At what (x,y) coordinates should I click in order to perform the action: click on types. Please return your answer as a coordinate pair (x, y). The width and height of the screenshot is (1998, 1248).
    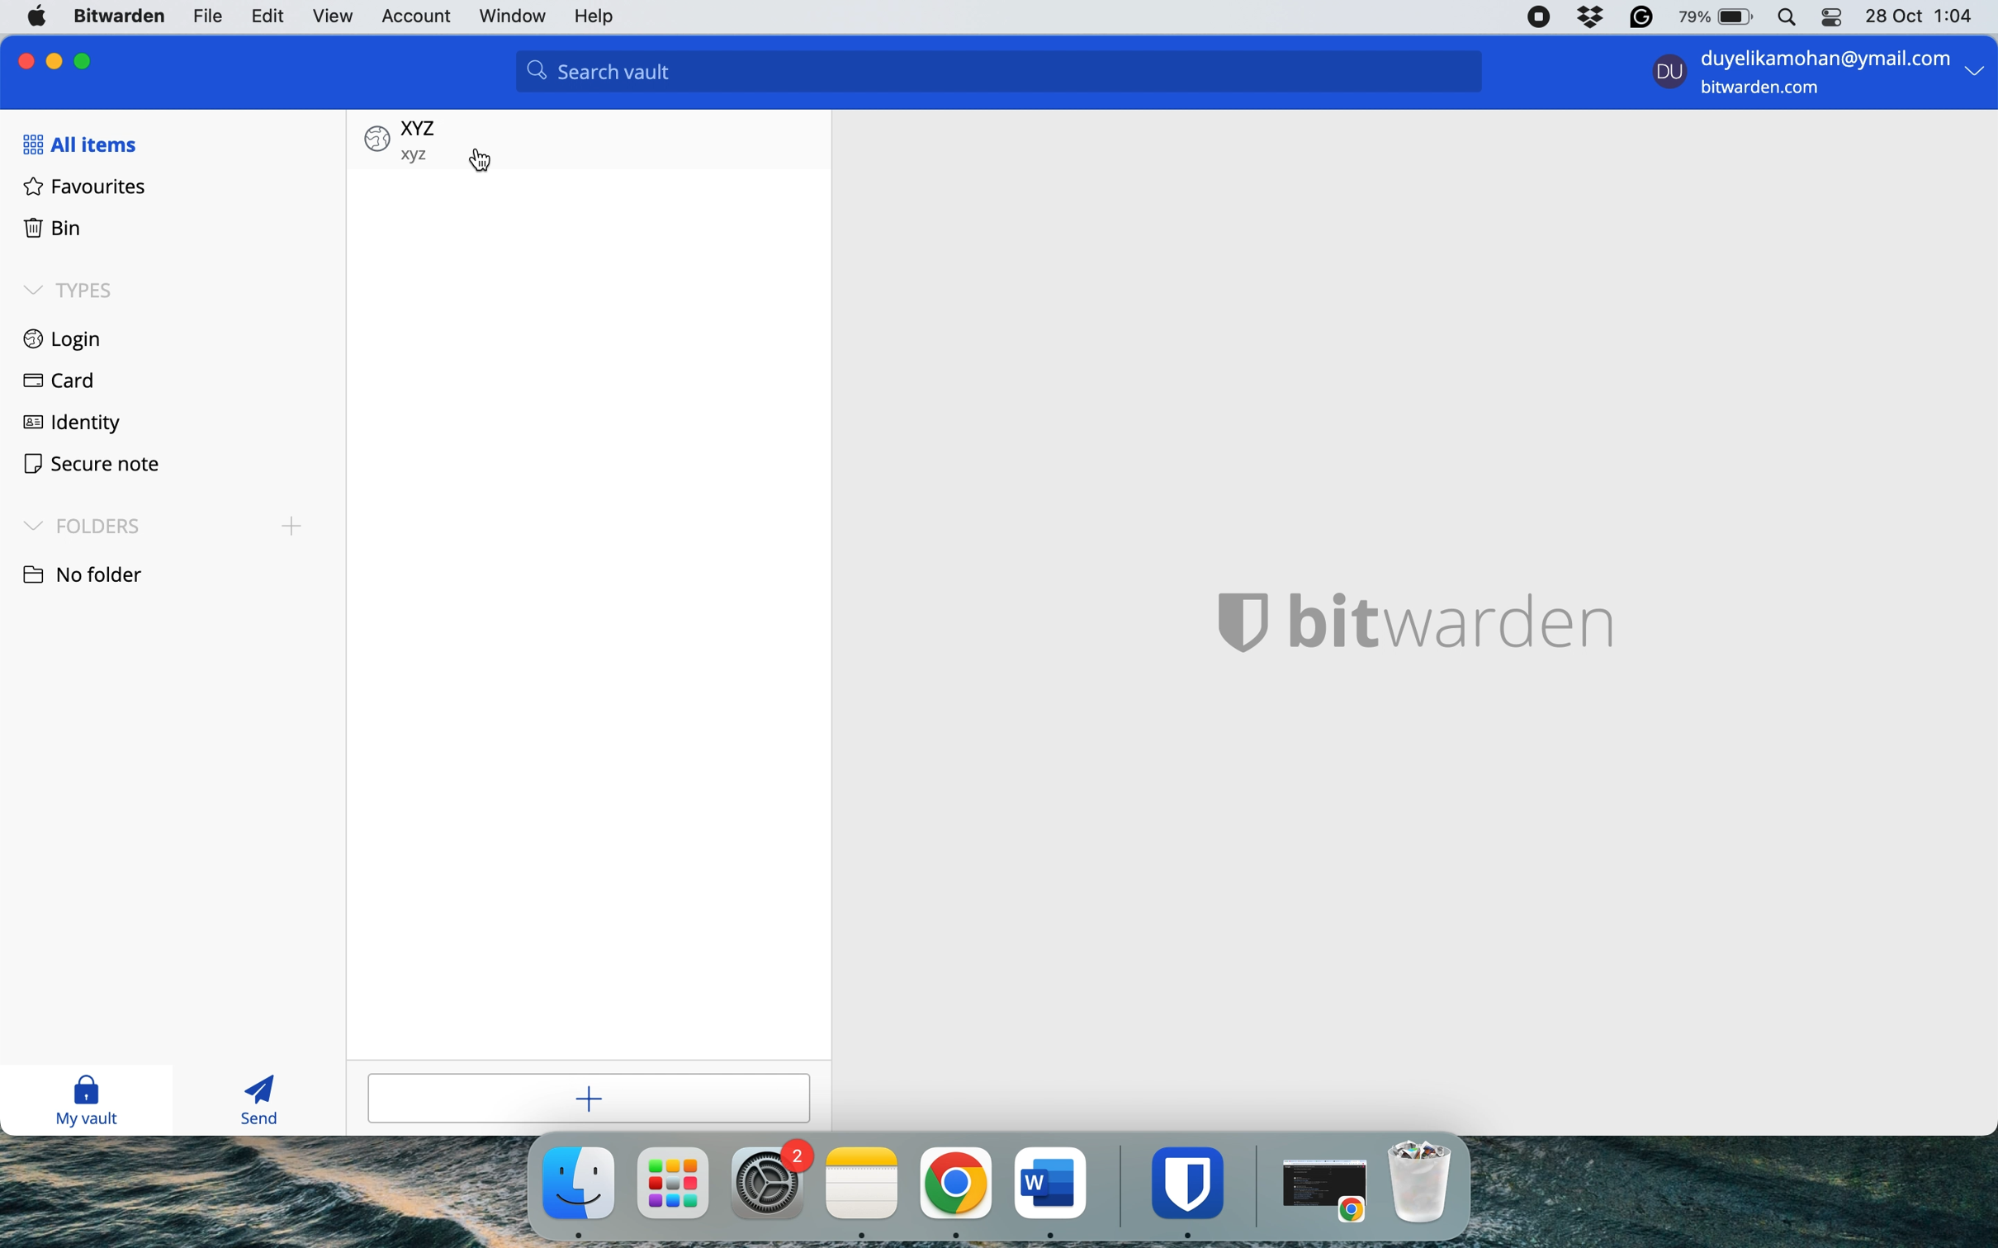
    Looking at the image, I should click on (76, 291).